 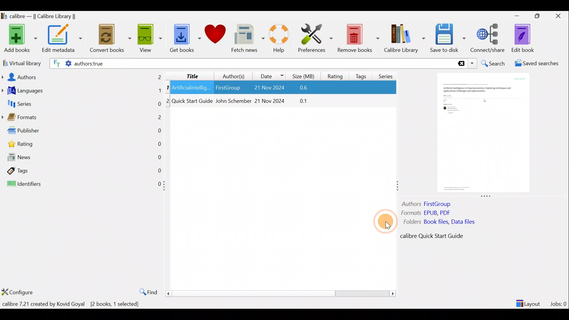 What do you see at coordinates (269, 76) in the screenshot?
I see `Date` at bounding box center [269, 76].